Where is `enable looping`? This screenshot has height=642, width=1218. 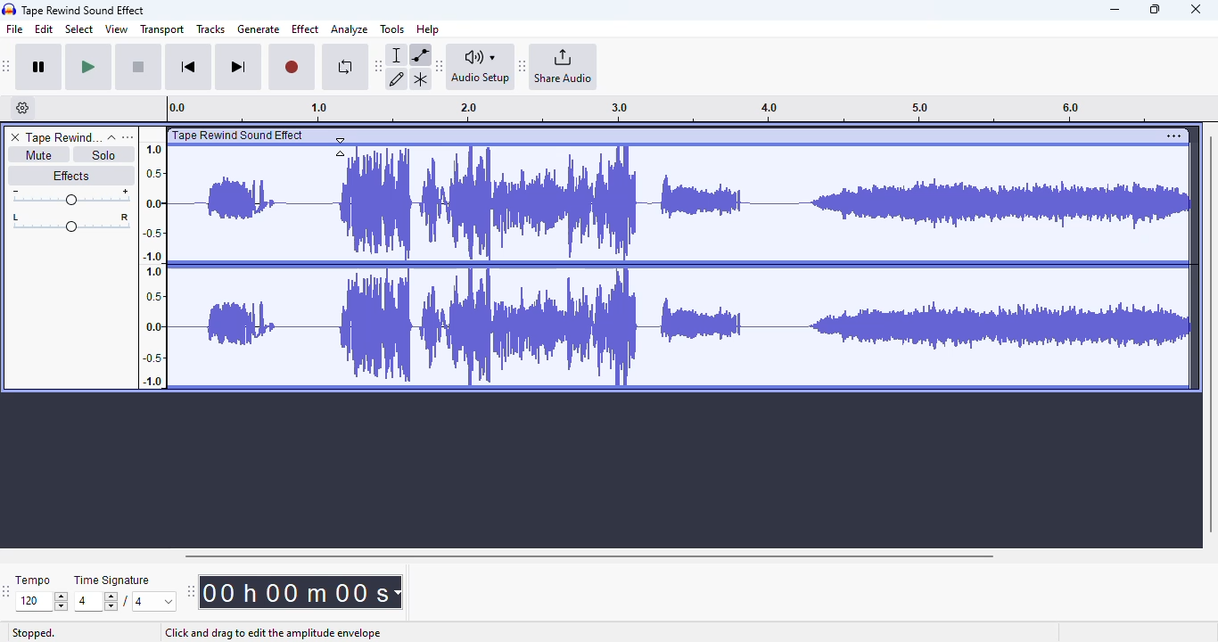
enable looping is located at coordinates (344, 67).